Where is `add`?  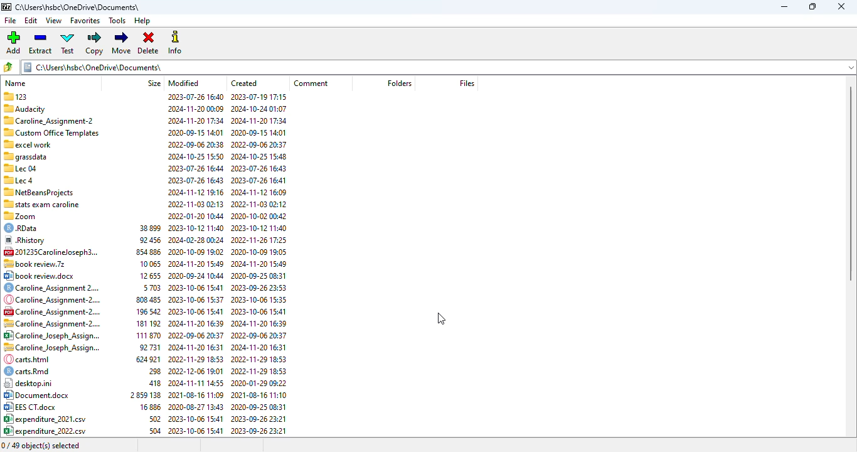 add is located at coordinates (13, 43).